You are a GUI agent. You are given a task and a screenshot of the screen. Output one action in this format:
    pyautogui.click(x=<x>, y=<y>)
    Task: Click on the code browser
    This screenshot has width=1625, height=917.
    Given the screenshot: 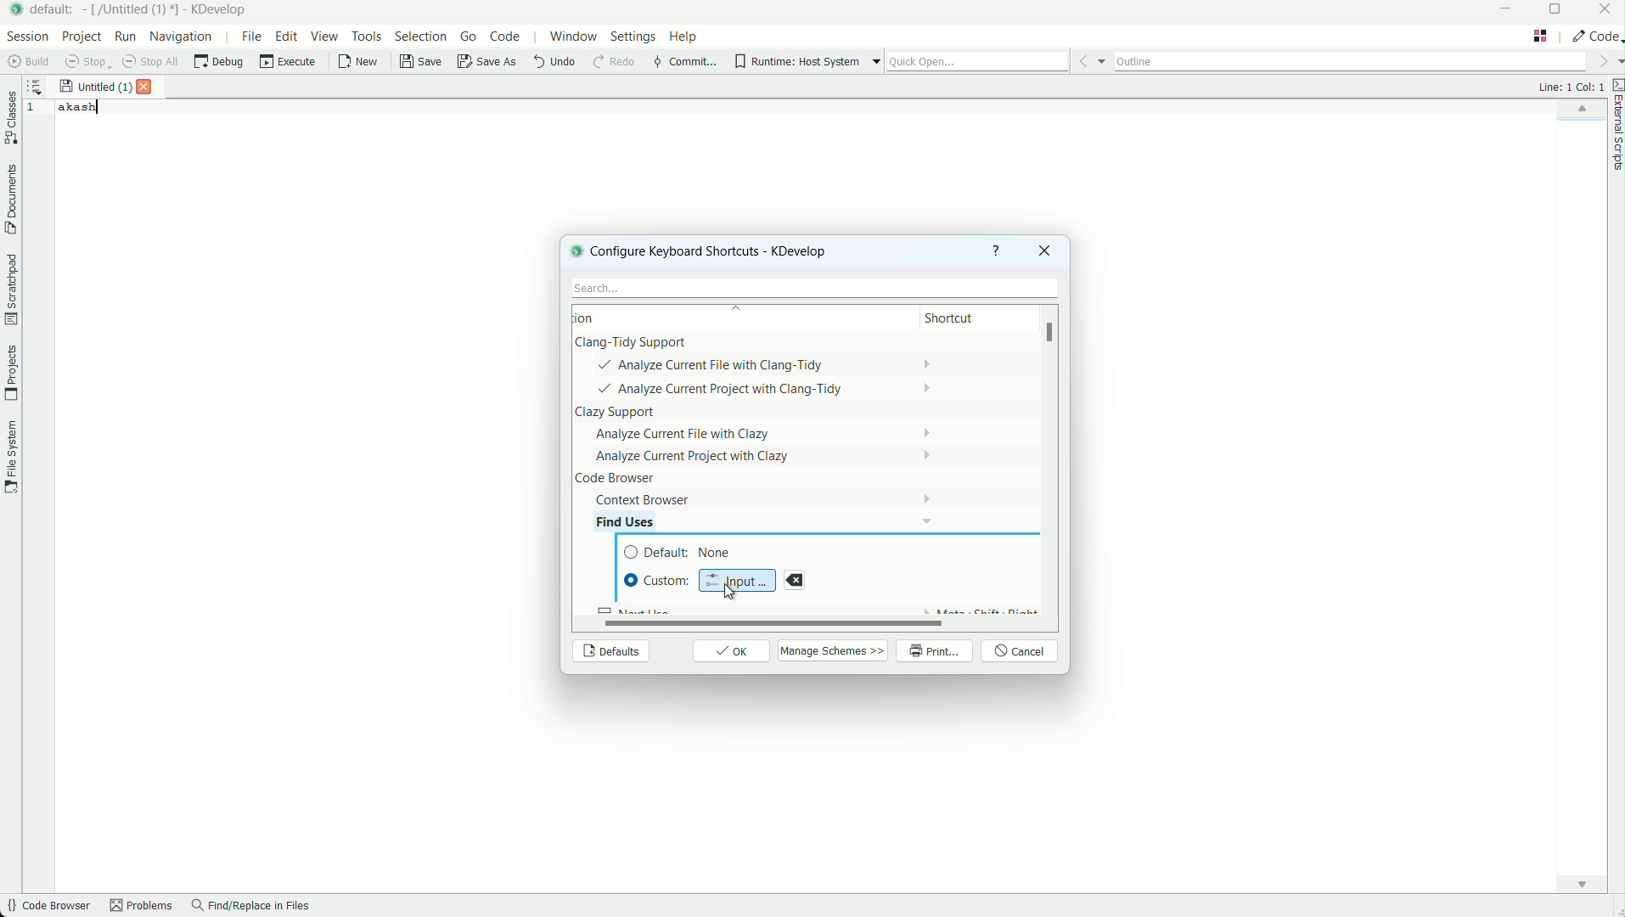 What is the action you would take?
    pyautogui.click(x=47, y=907)
    